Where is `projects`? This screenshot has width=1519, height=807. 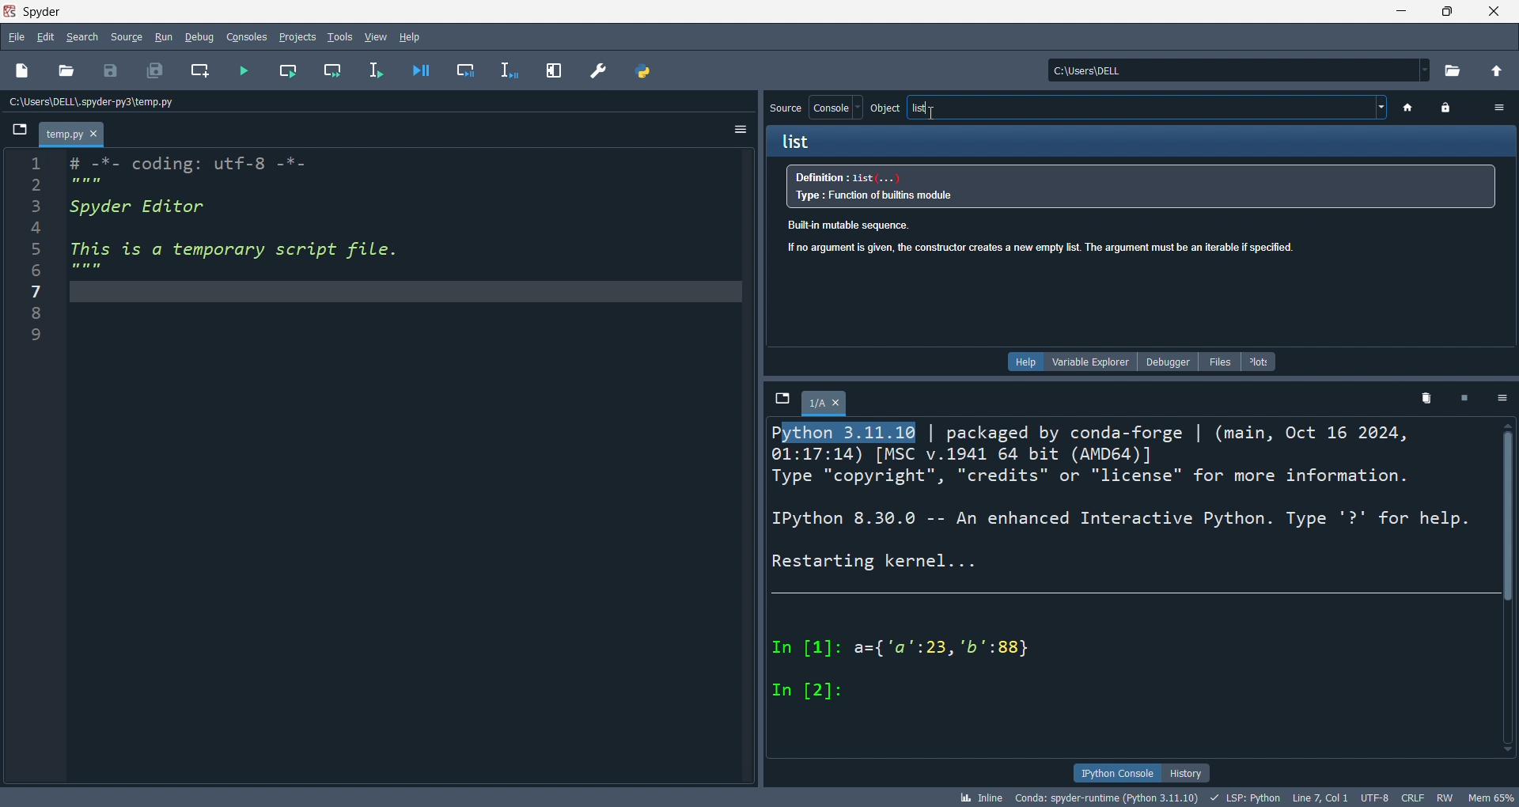
projects is located at coordinates (293, 33).